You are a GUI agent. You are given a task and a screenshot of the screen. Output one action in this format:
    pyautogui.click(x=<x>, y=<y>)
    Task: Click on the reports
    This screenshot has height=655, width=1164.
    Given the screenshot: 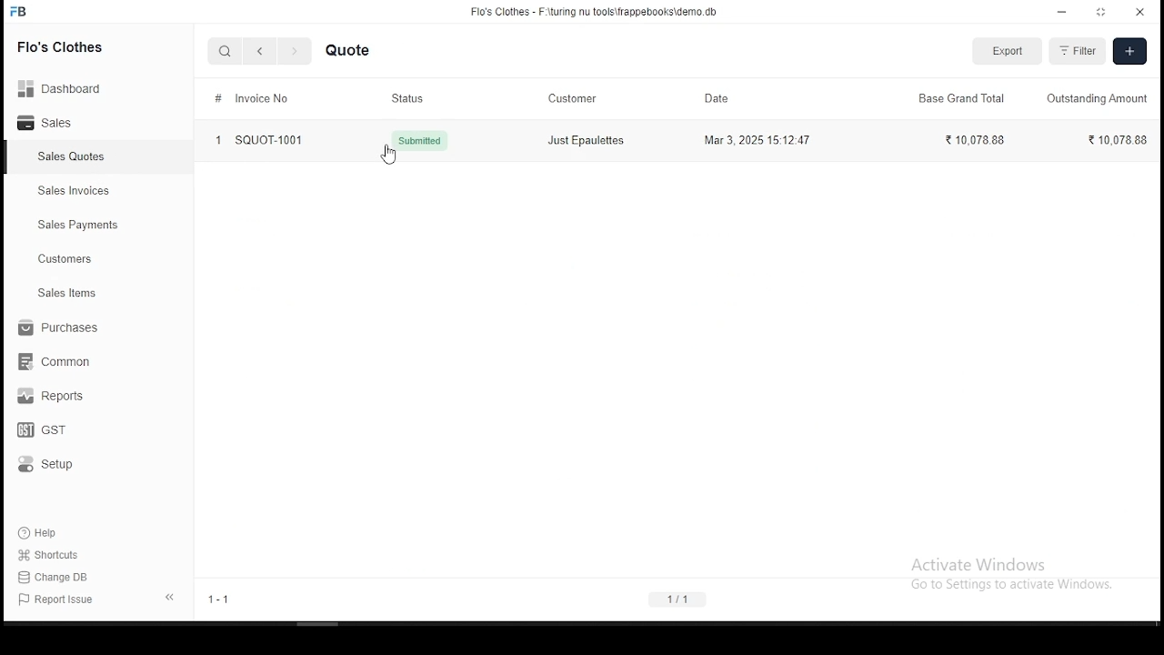 What is the action you would take?
    pyautogui.click(x=53, y=398)
    